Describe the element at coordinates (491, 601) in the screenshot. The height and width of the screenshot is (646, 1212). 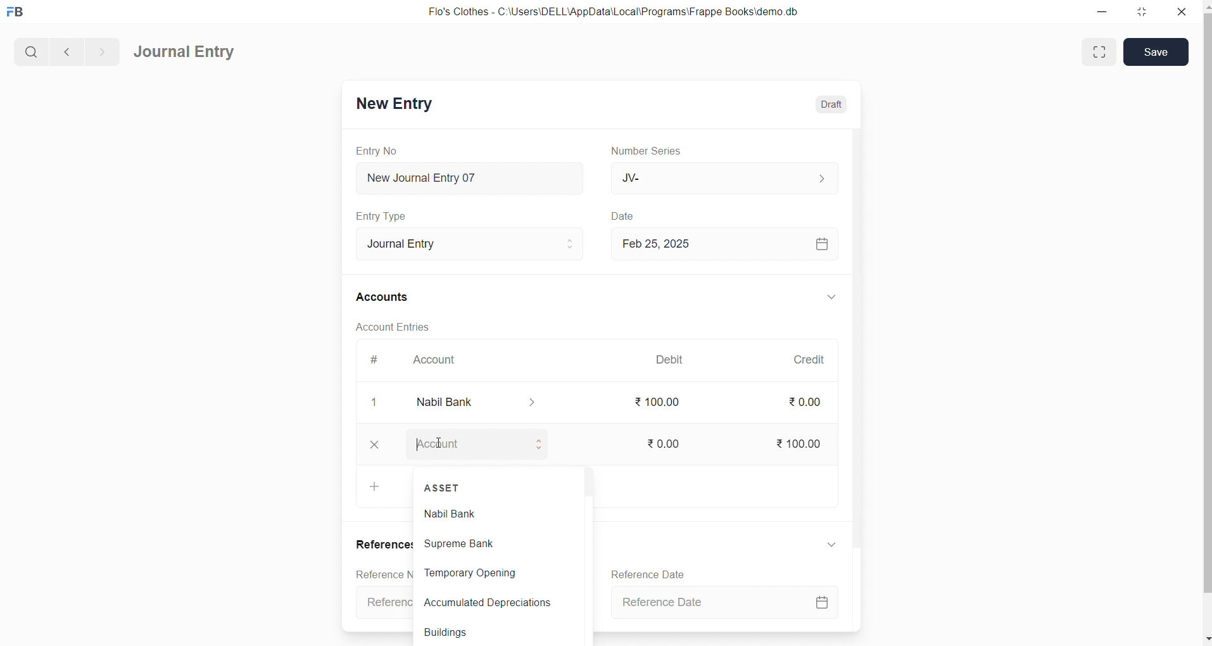
I see `Accumulated Depreciations` at that location.